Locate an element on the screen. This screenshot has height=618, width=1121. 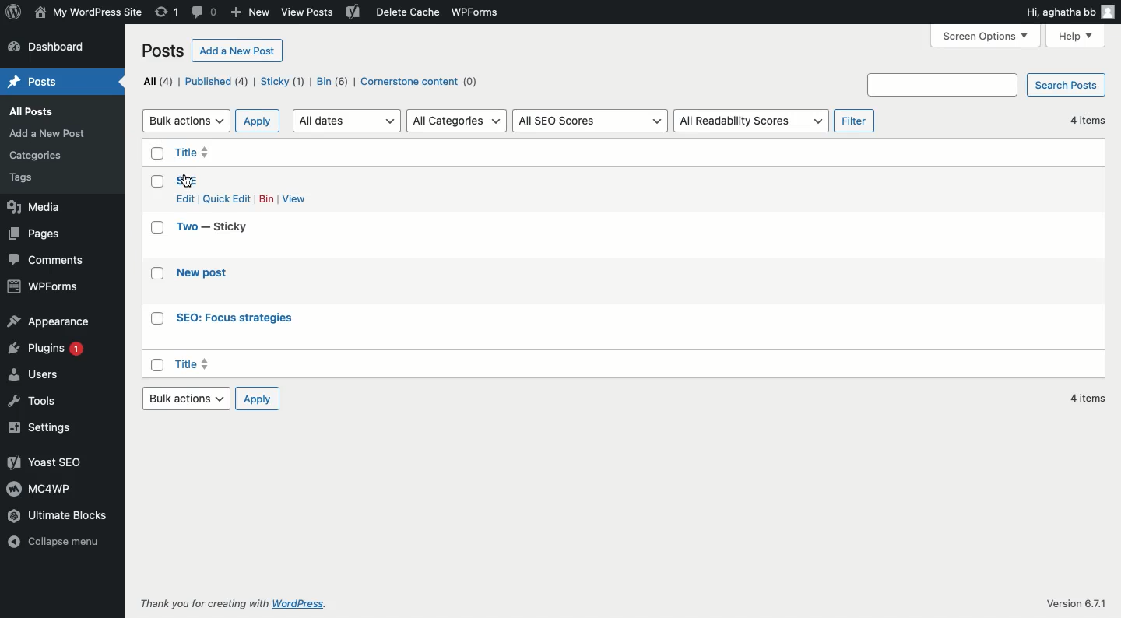
Posts is located at coordinates (163, 51).